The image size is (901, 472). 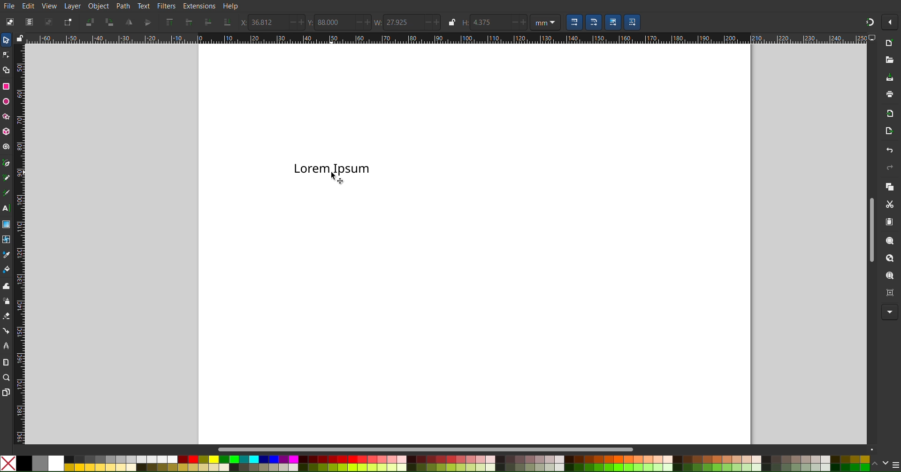 What do you see at coordinates (47, 22) in the screenshot?
I see `Deselect` at bounding box center [47, 22].